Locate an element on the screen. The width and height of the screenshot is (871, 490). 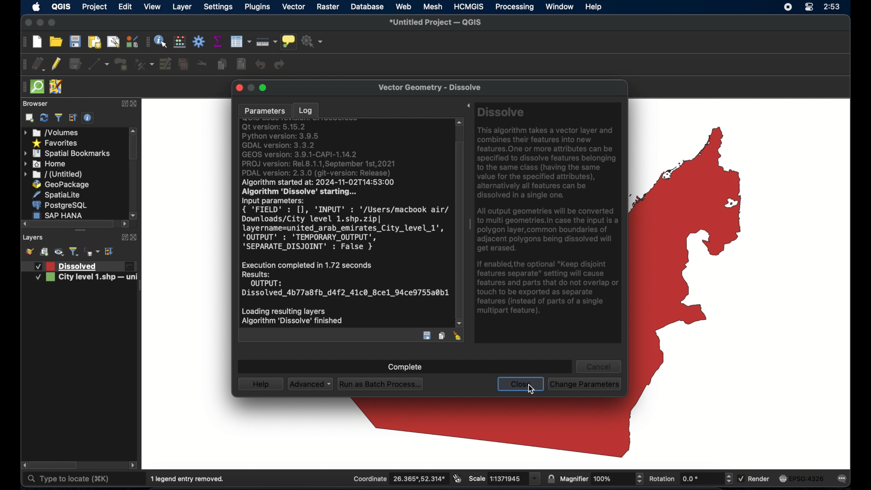
copy features is located at coordinates (442, 336).